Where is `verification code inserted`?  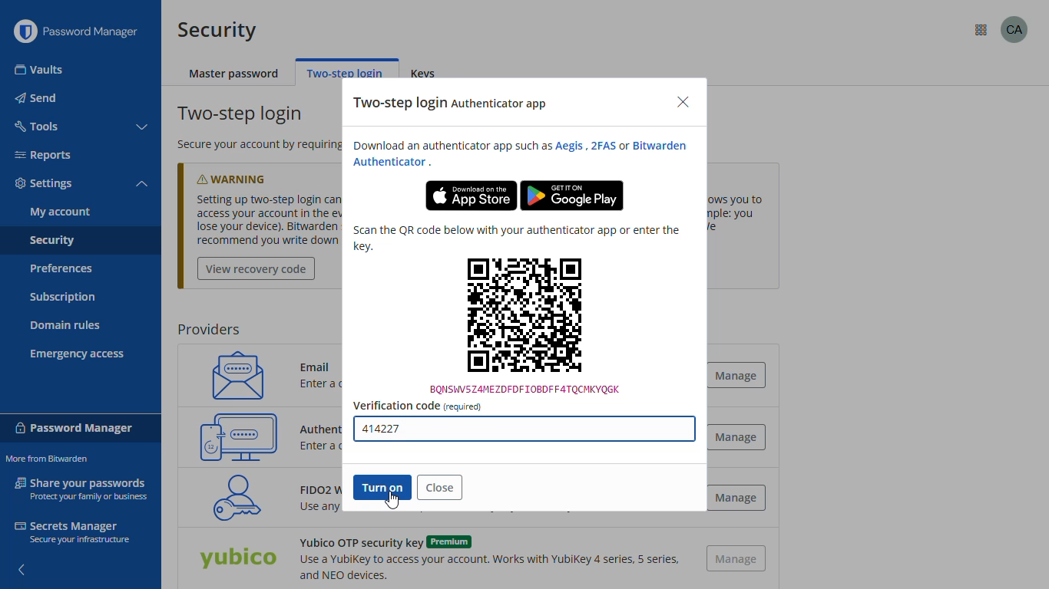
verification code inserted is located at coordinates (524, 431).